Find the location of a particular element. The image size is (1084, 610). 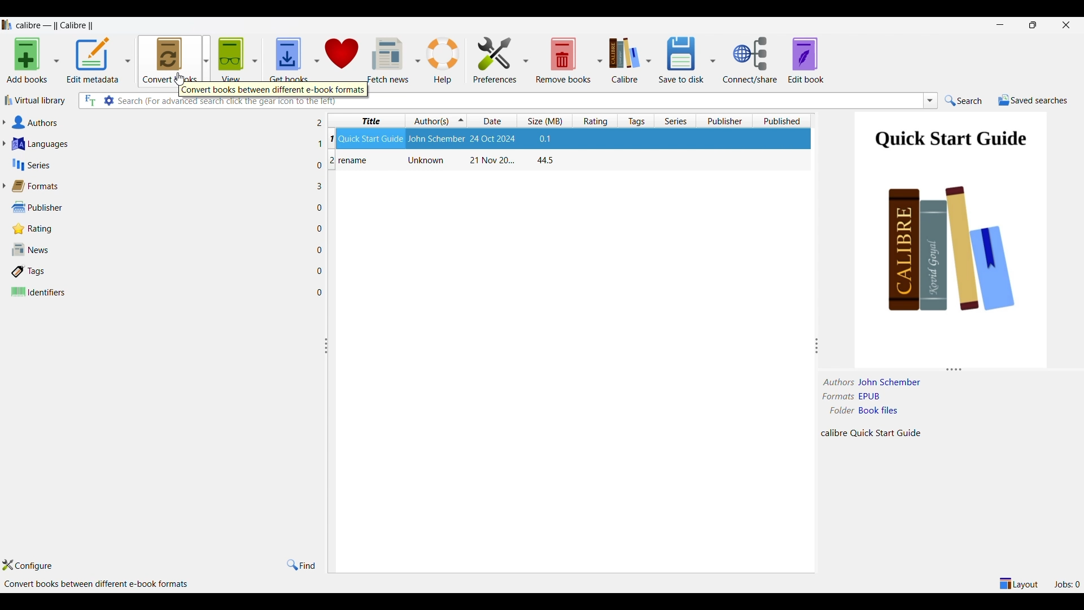

Details about software is located at coordinates (93, 585).